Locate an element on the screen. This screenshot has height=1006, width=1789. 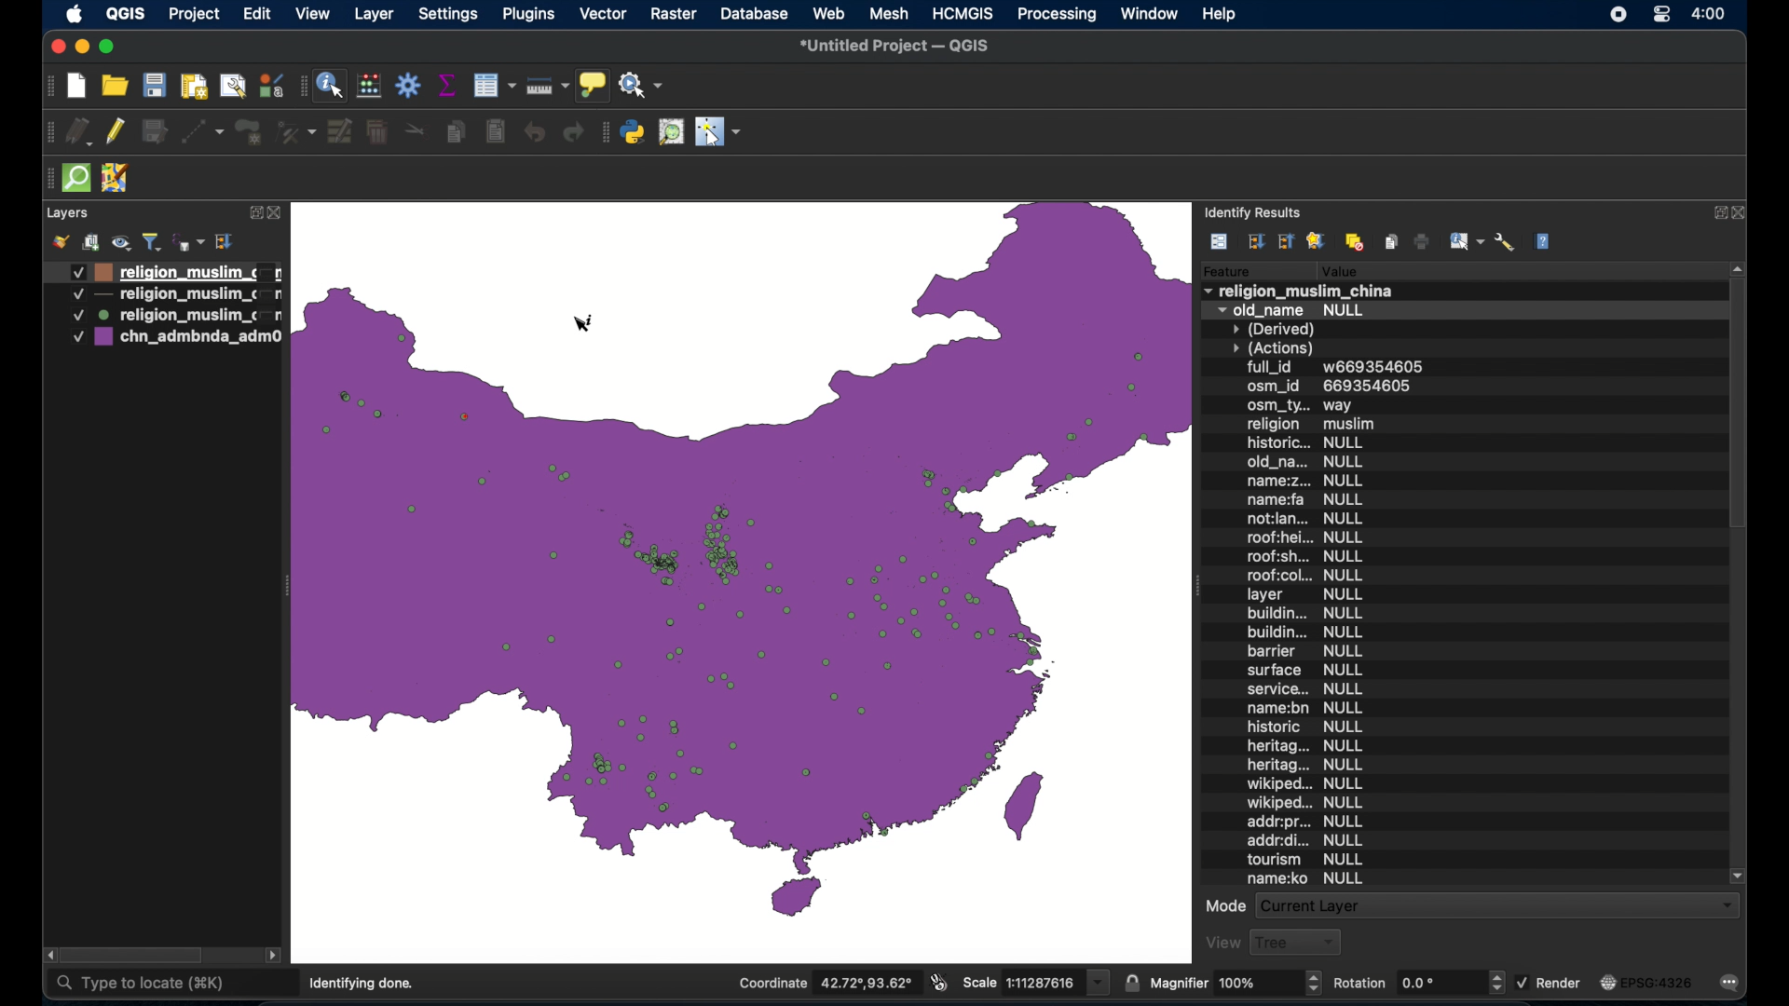
scroll up arrow is located at coordinates (1736, 267).